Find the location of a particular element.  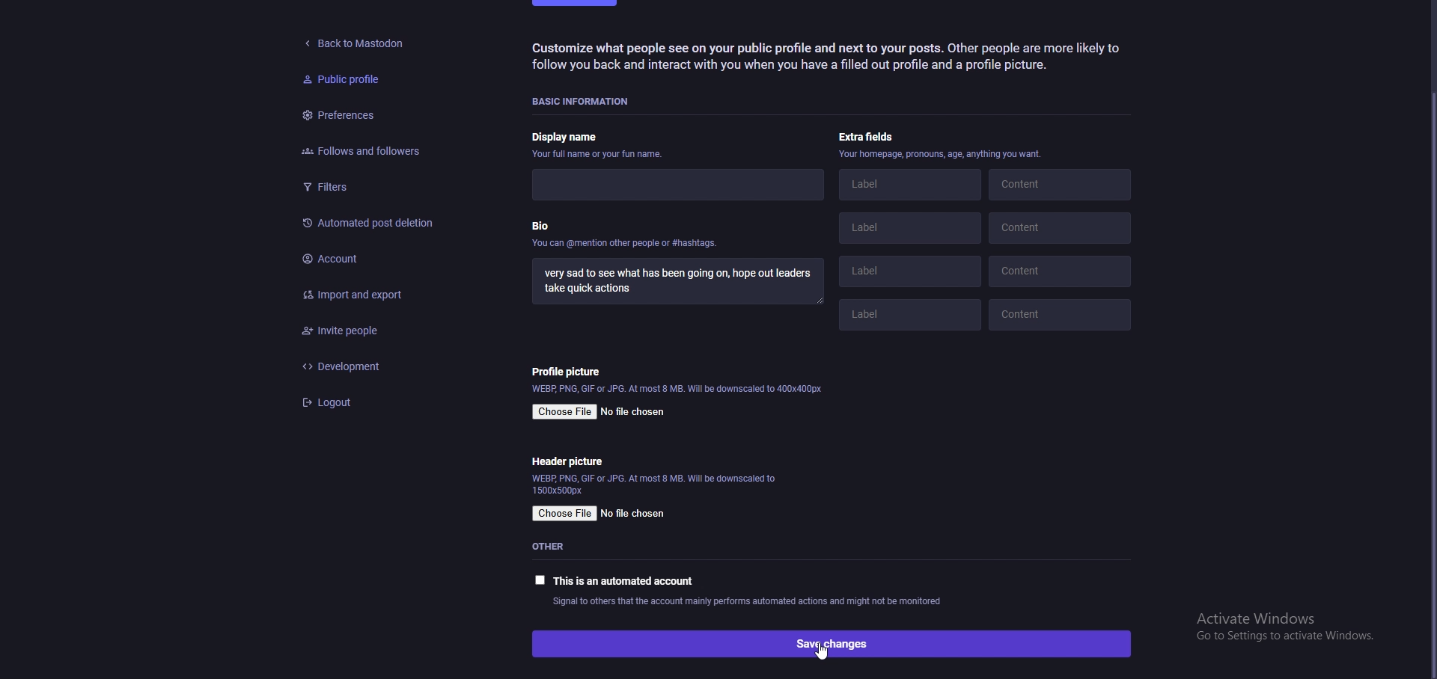

info is located at coordinates (941, 156).